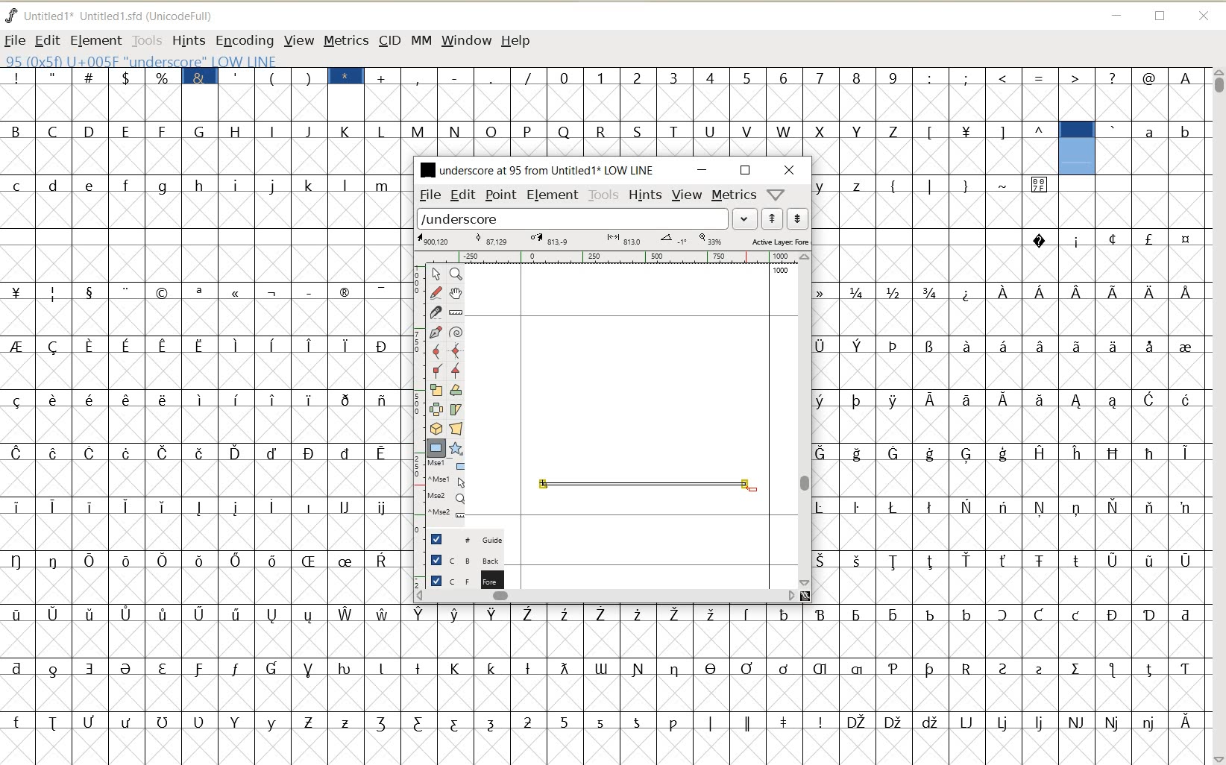 Image resolution: width=1226 pixels, height=765 pixels. What do you see at coordinates (437, 448) in the screenshot?
I see `rectangle or ellipse` at bounding box center [437, 448].